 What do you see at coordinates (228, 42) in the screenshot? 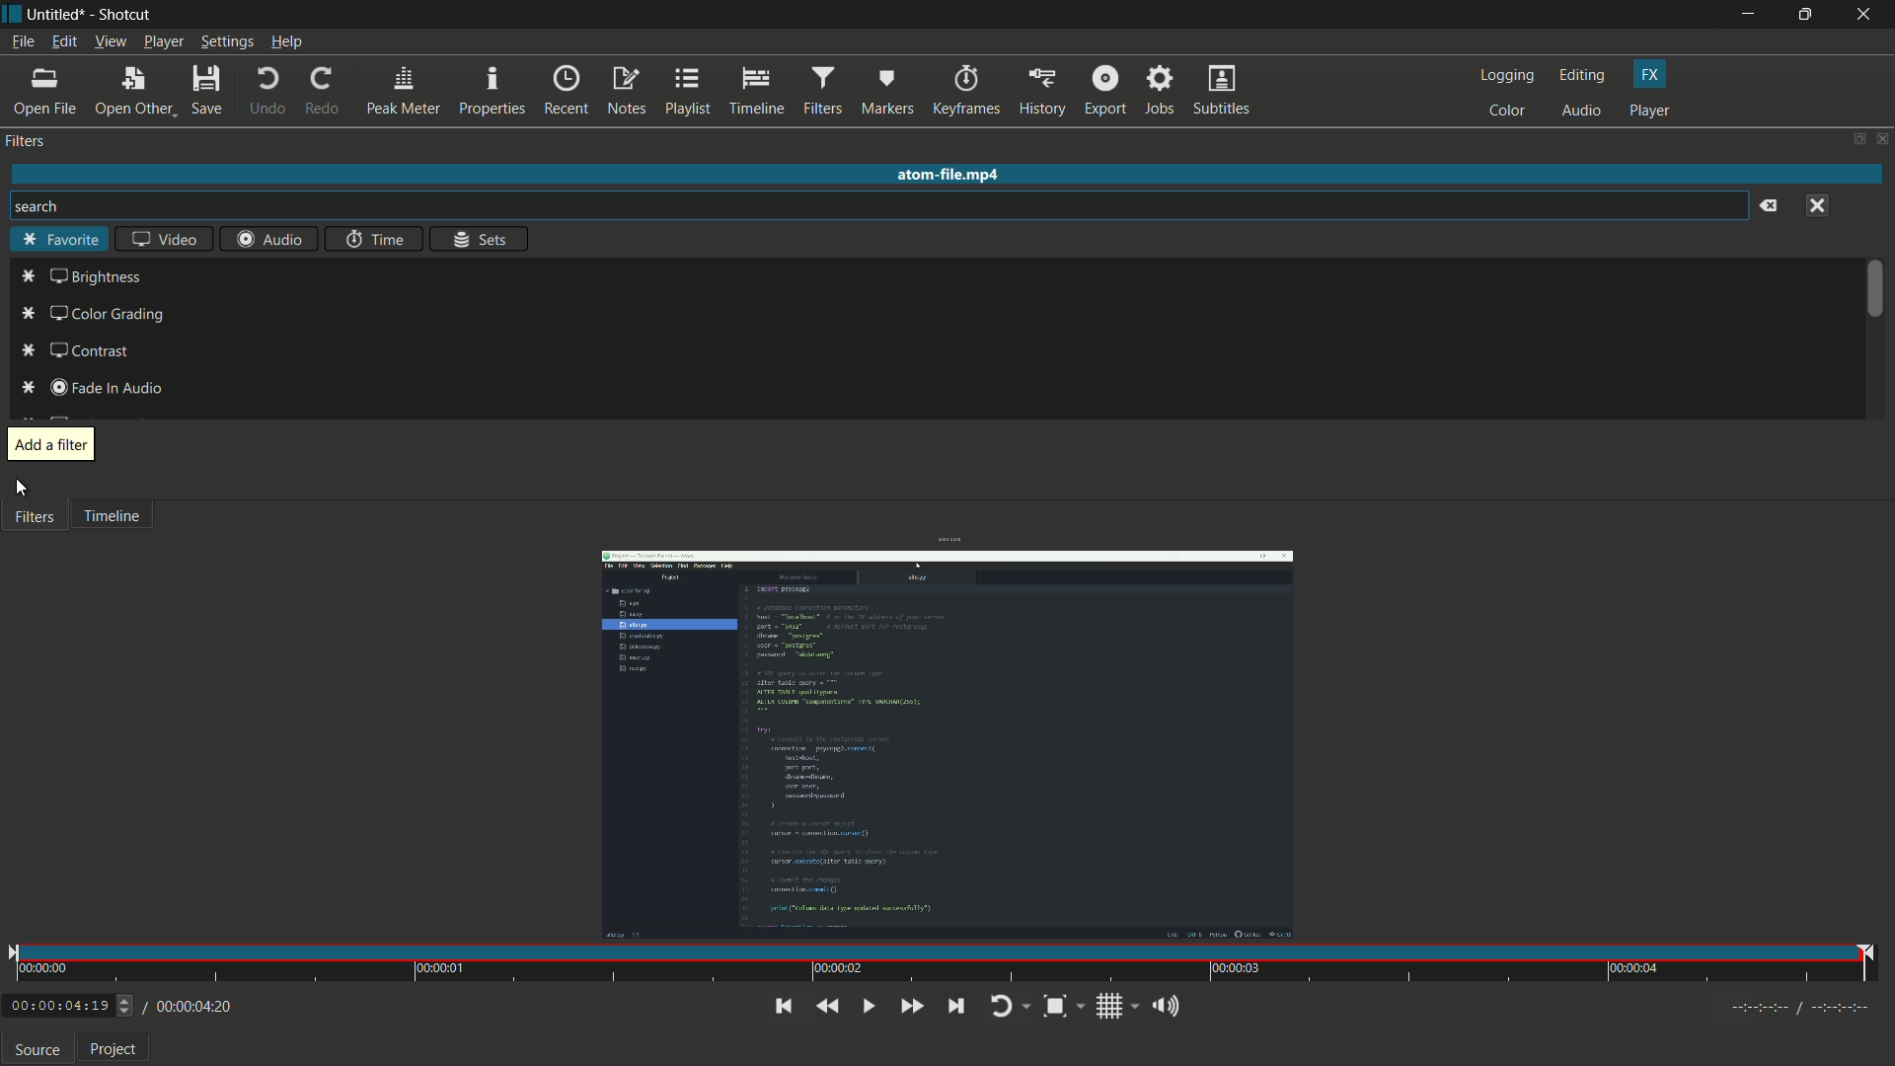
I see `settings menu` at bounding box center [228, 42].